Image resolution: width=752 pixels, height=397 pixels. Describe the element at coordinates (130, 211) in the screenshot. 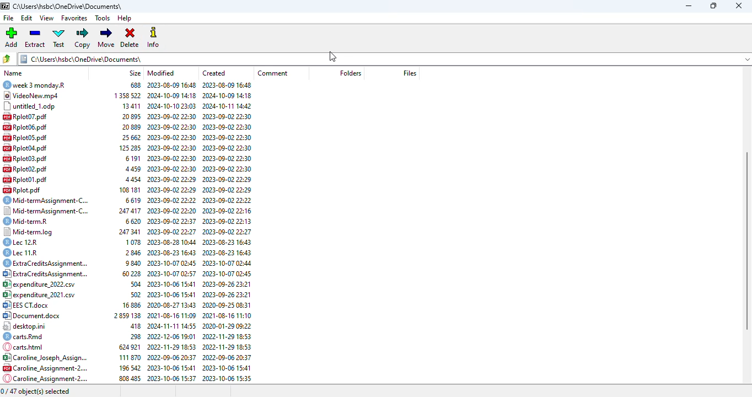

I see `247 341` at that location.